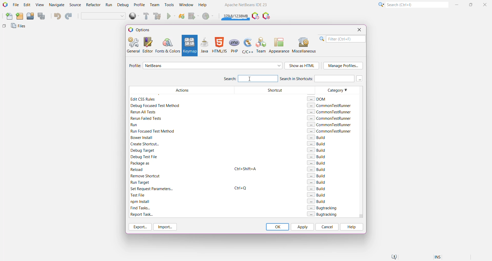  What do you see at coordinates (219, 45) in the screenshot?
I see `HTML/JS` at bounding box center [219, 45].